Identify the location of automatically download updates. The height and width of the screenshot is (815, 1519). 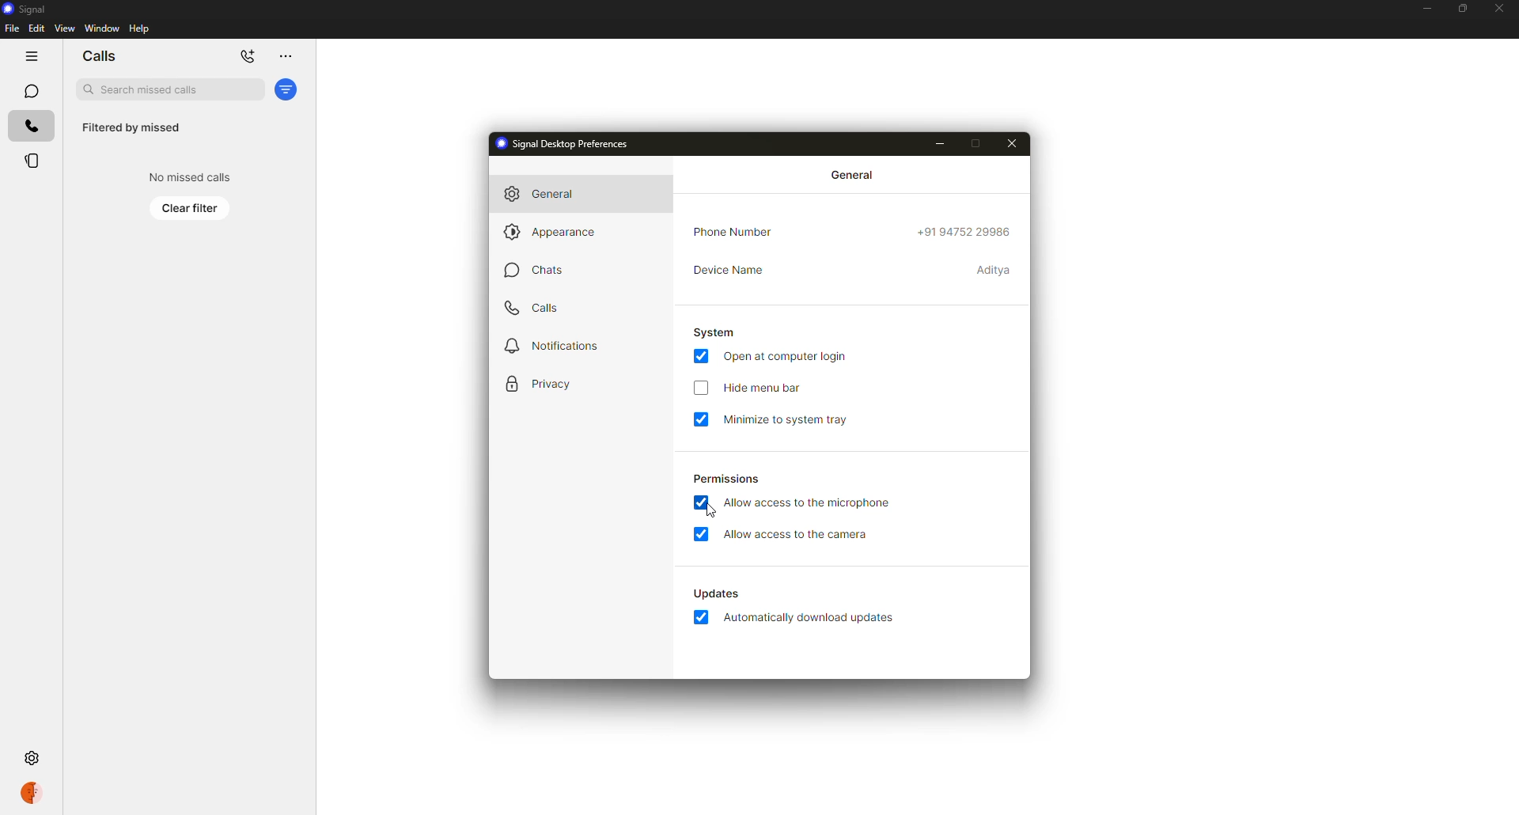
(809, 618).